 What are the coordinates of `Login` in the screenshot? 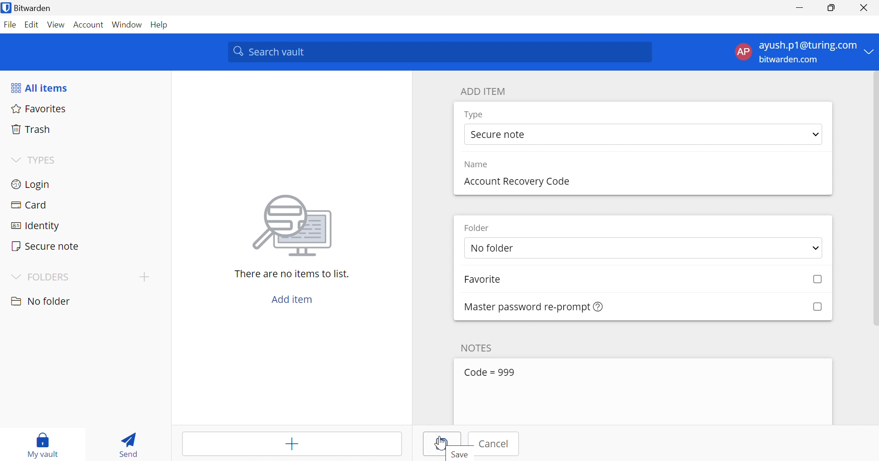 It's located at (30, 186).